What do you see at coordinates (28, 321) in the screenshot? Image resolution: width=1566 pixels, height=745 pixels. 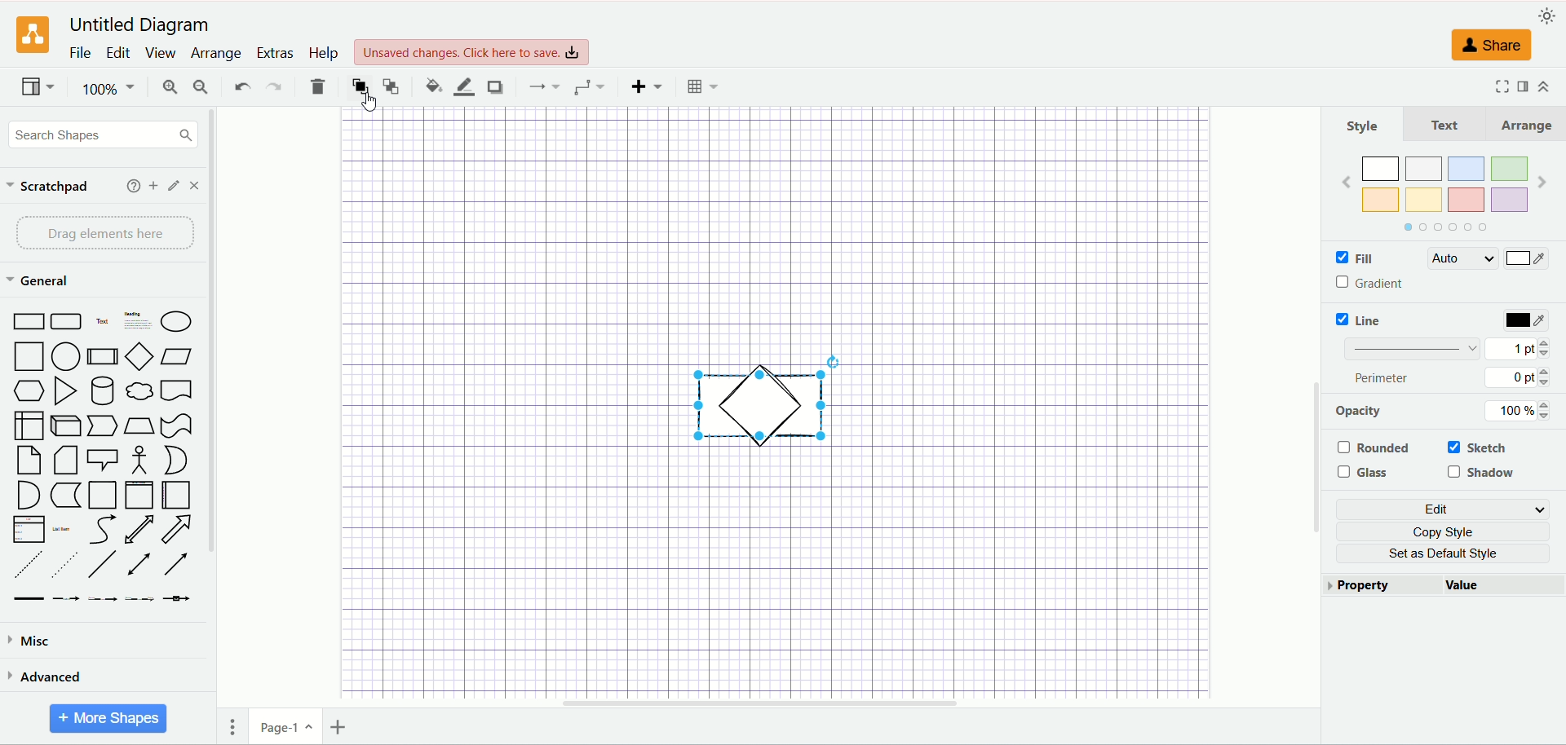 I see `Rectantangle` at bounding box center [28, 321].